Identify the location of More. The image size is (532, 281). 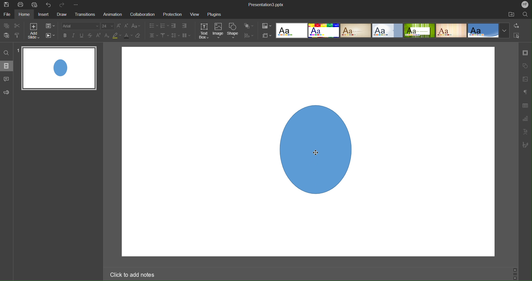
(76, 4).